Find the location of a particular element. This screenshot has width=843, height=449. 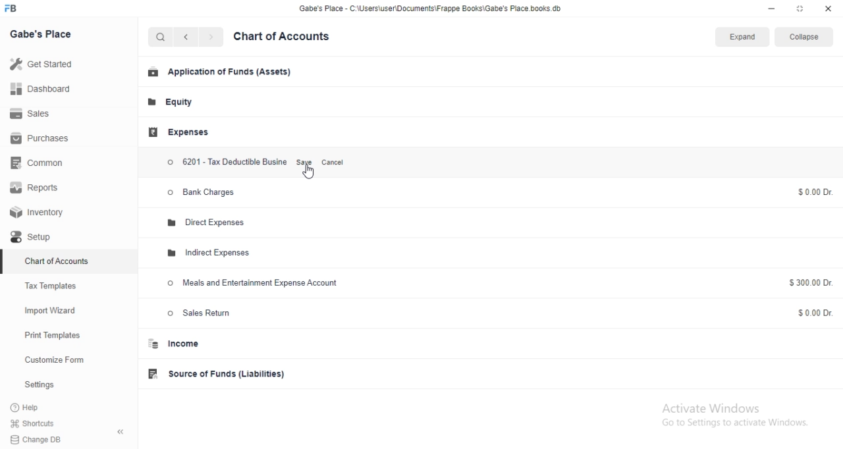

Equity is located at coordinates (177, 103).